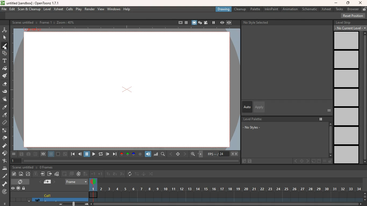  I want to click on refresh, so click(100, 154).